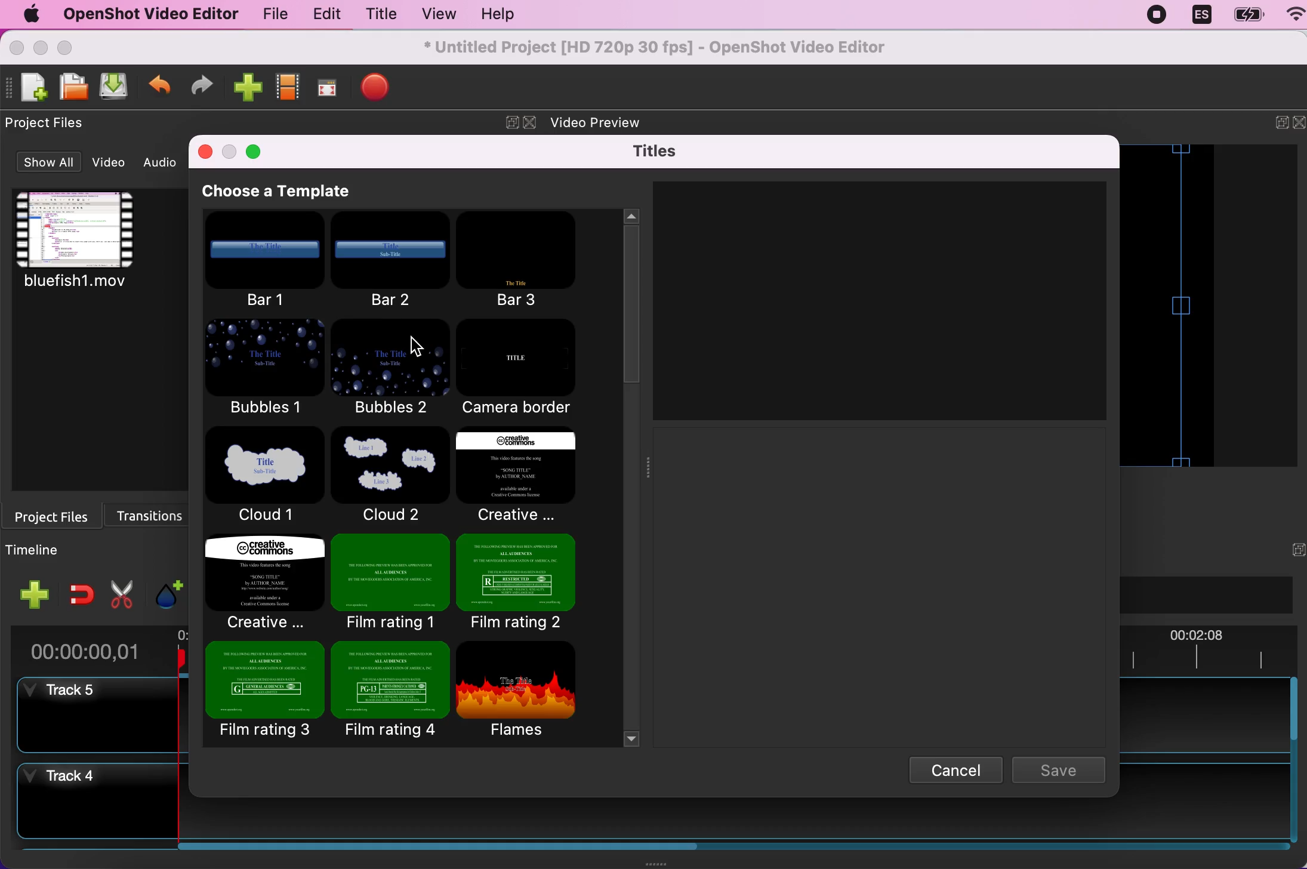 This screenshot has height=869, width=1307. What do you see at coordinates (86, 648) in the screenshot?
I see `00:00:00,01` at bounding box center [86, 648].